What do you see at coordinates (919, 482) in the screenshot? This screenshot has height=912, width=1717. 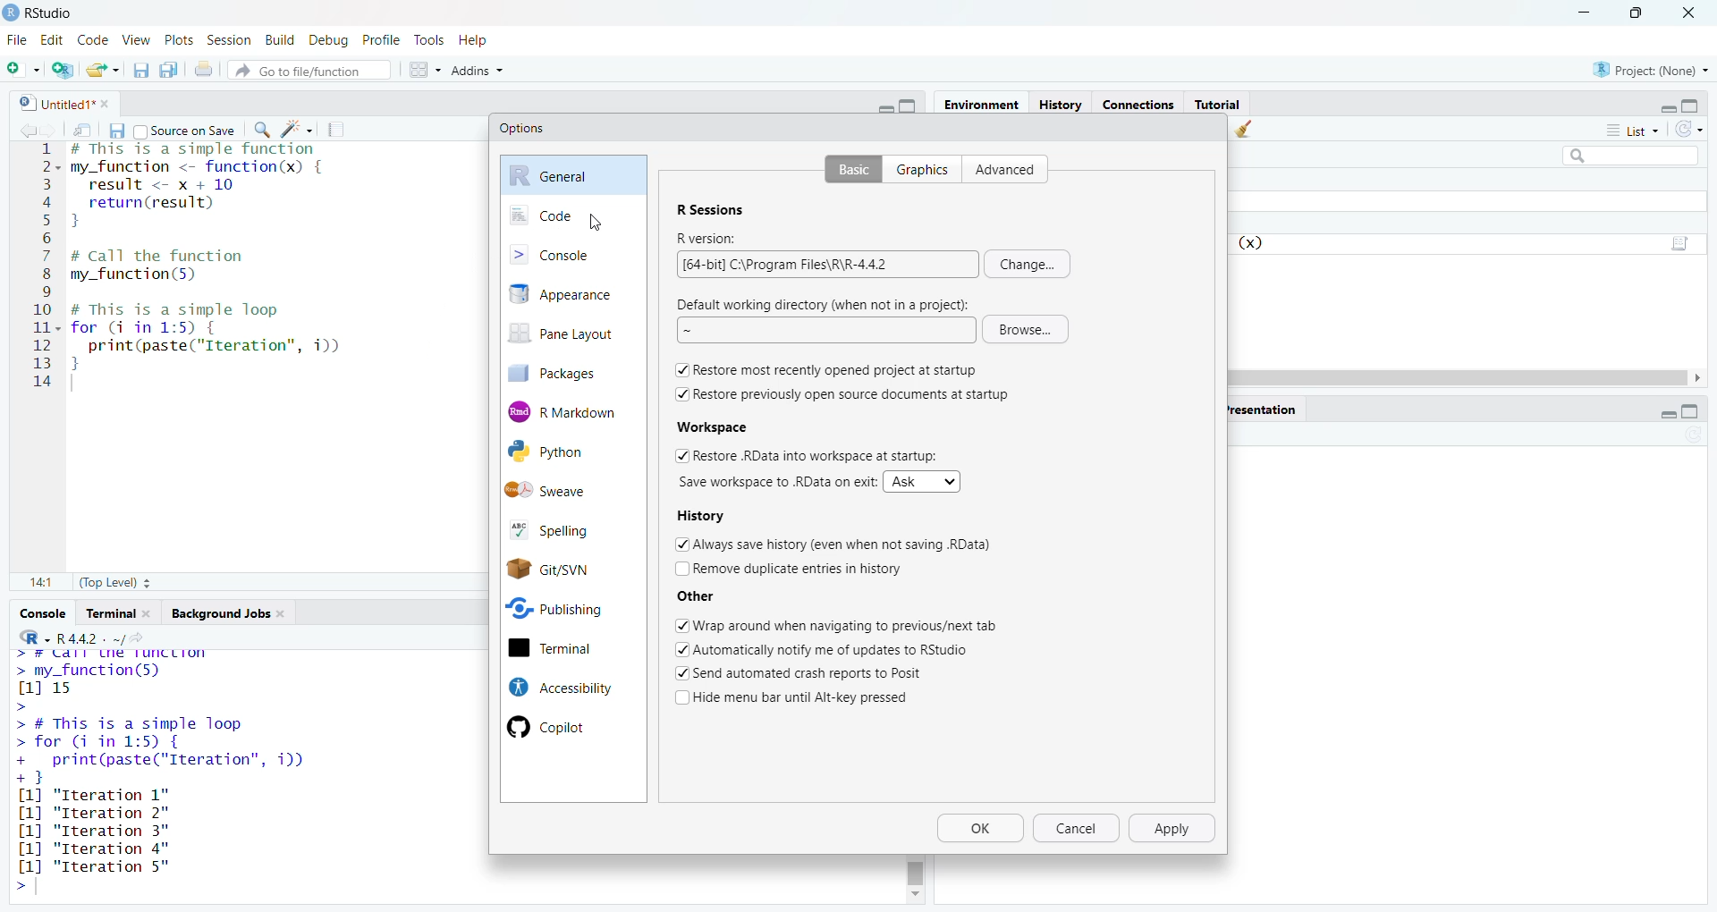 I see `Ask` at bounding box center [919, 482].